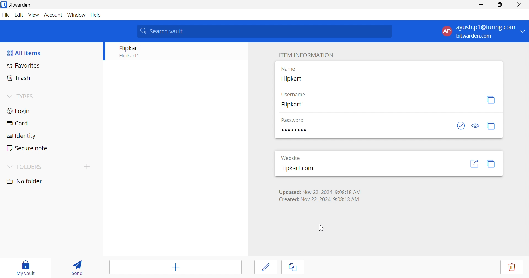 This screenshot has width=529, height=278. What do you see at coordinates (9, 95) in the screenshot?
I see `Drop Down` at bounding box center [9, 95].